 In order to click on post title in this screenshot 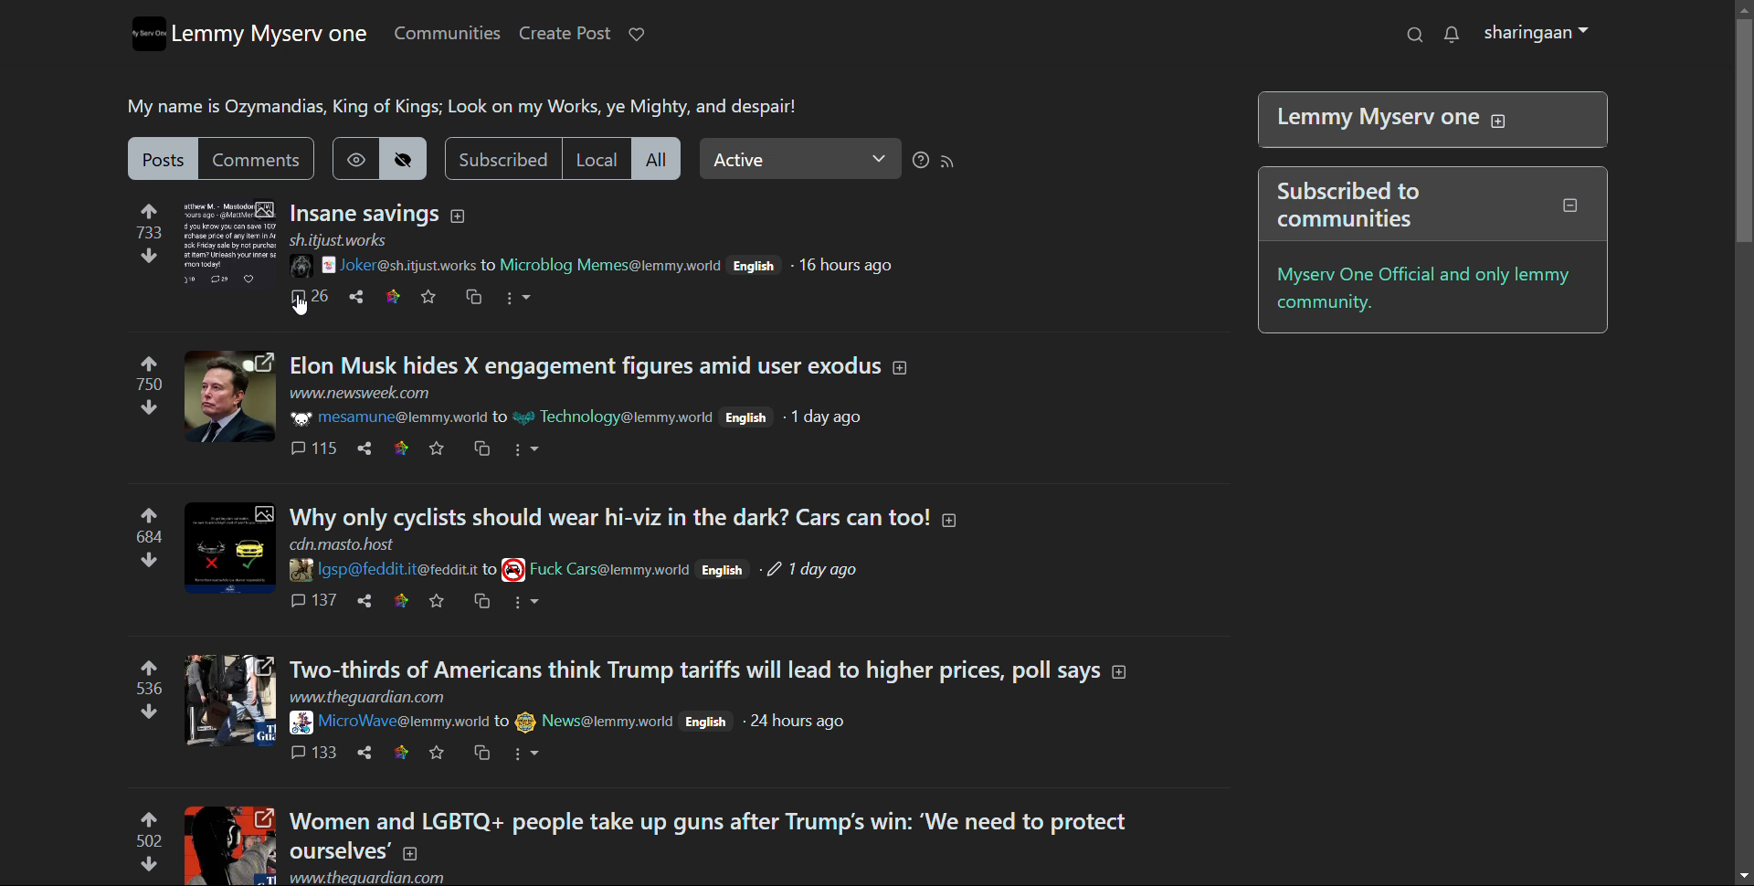, I will do `click(586, 365)`.